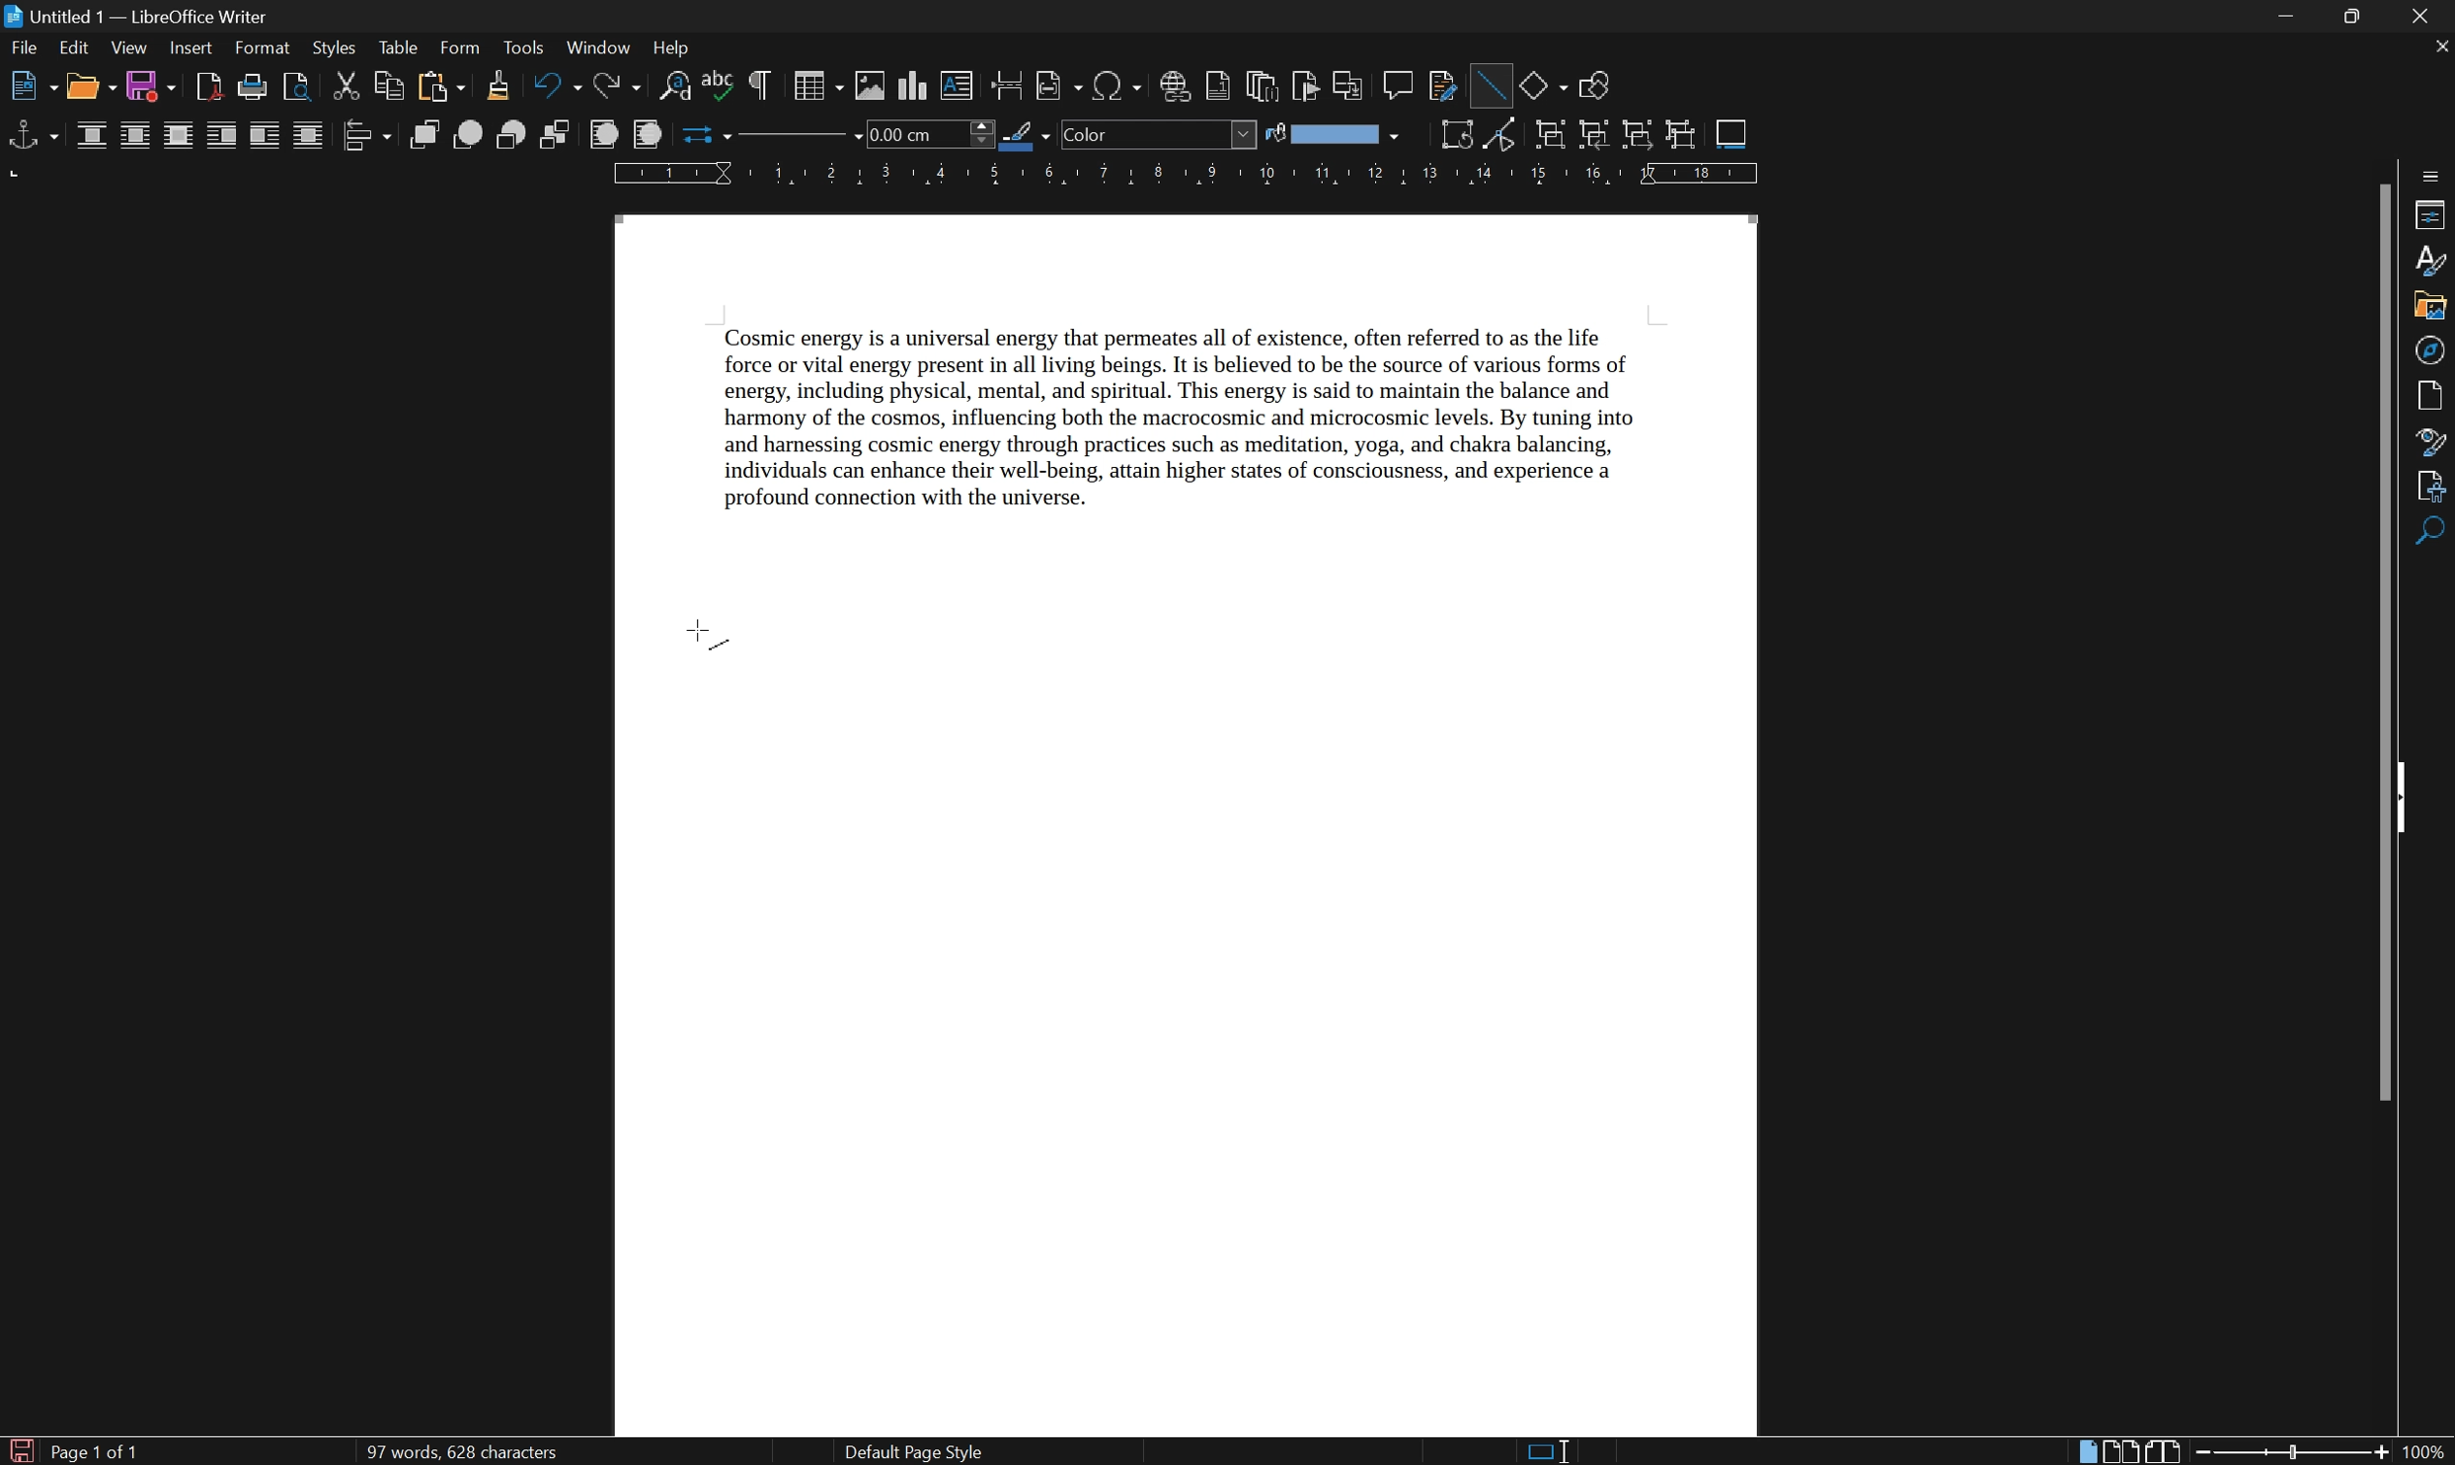 The image size is (2455, 1465). What do you see at coordinates (719, 87) in the screenshot?
I see `spell checking` at bounding box center [719, 87].